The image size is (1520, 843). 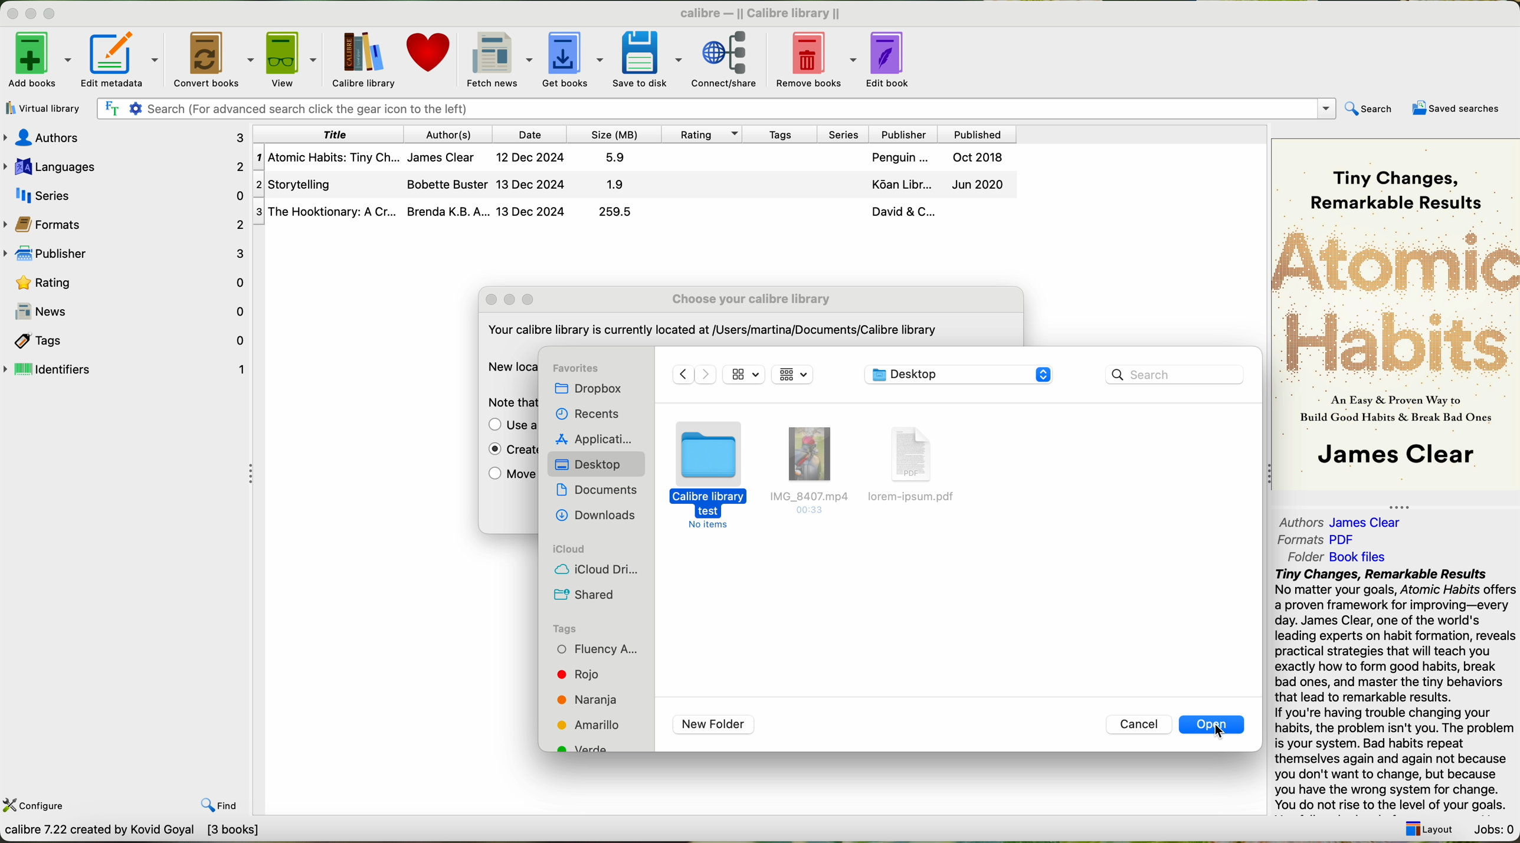 I want to click on configure, so click(x=36, y=804).